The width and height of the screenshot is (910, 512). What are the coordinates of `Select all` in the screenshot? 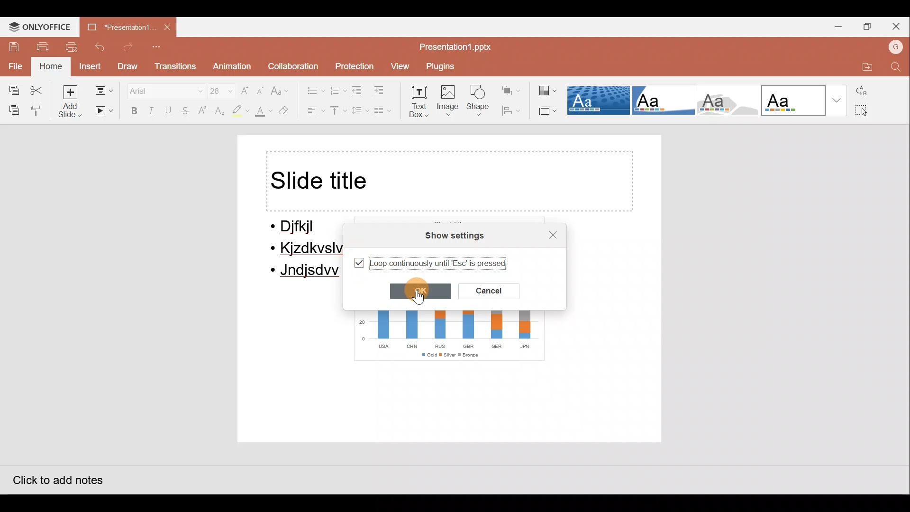 It's located at (866, 111).